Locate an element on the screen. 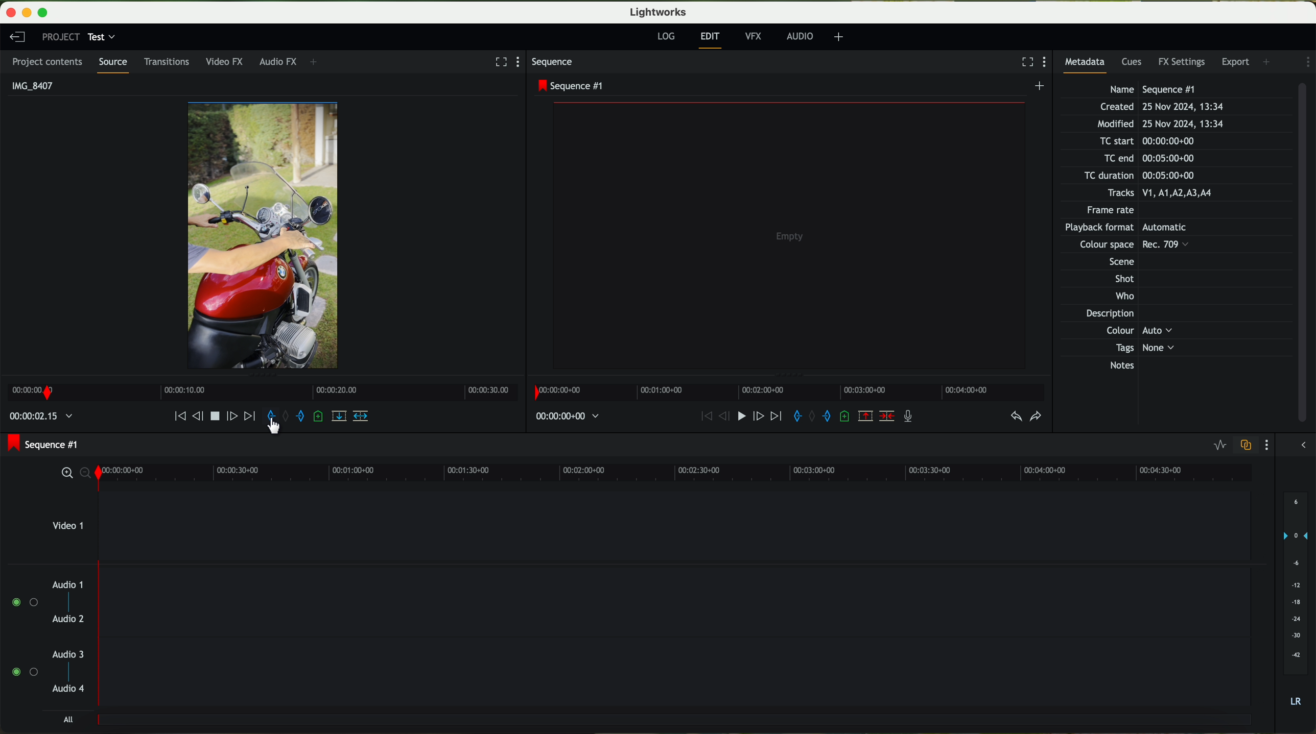 The image size is (1316, 734). + is located at coordinates (317, 63).